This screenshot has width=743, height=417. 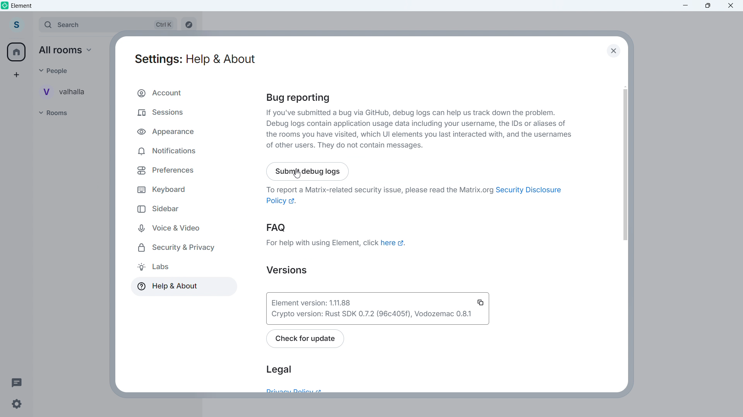 What do you see at coordinates (347, 146) in the screenshot?
I see `of other users. They do not contain messages.` at bounding box center [347, 146].